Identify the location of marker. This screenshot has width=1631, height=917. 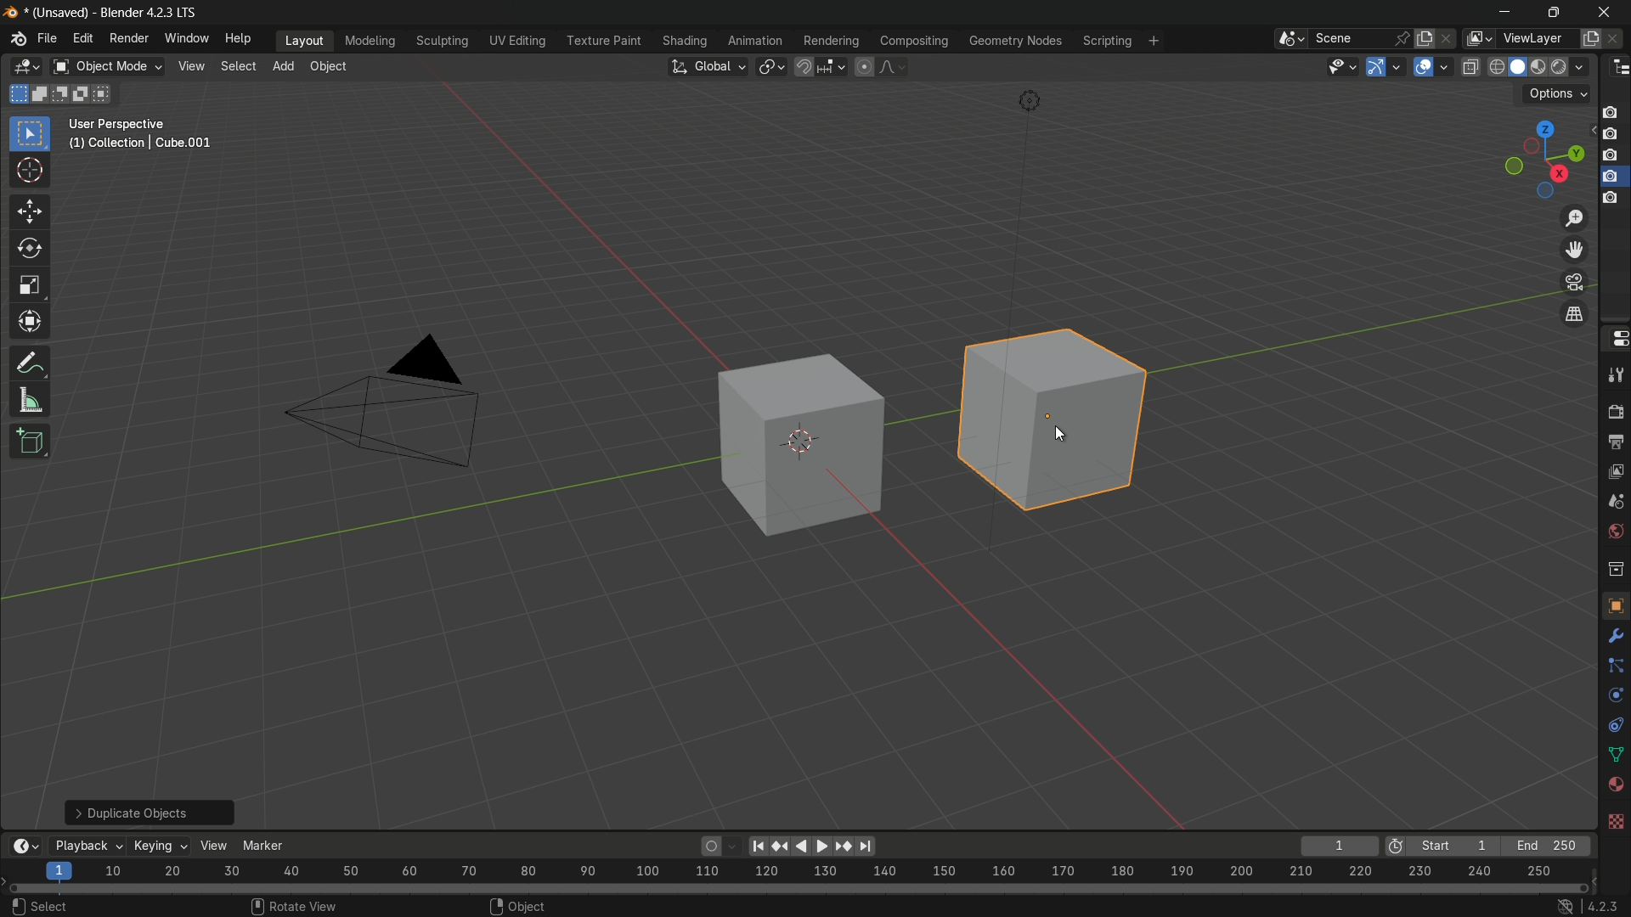
(273, 844).